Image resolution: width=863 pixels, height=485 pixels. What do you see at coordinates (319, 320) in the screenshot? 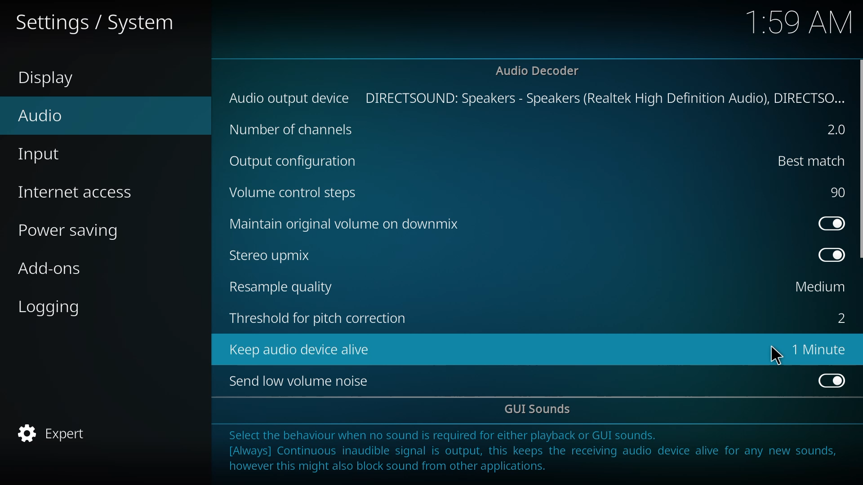
I see `threshold for pitch correction` at bounding box center [319, 320].